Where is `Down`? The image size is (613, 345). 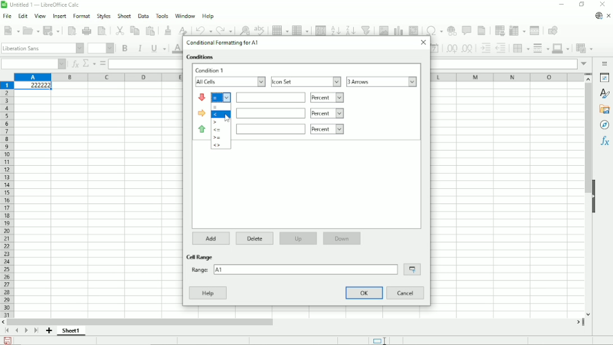 Down is located at coordinates (342, 238).